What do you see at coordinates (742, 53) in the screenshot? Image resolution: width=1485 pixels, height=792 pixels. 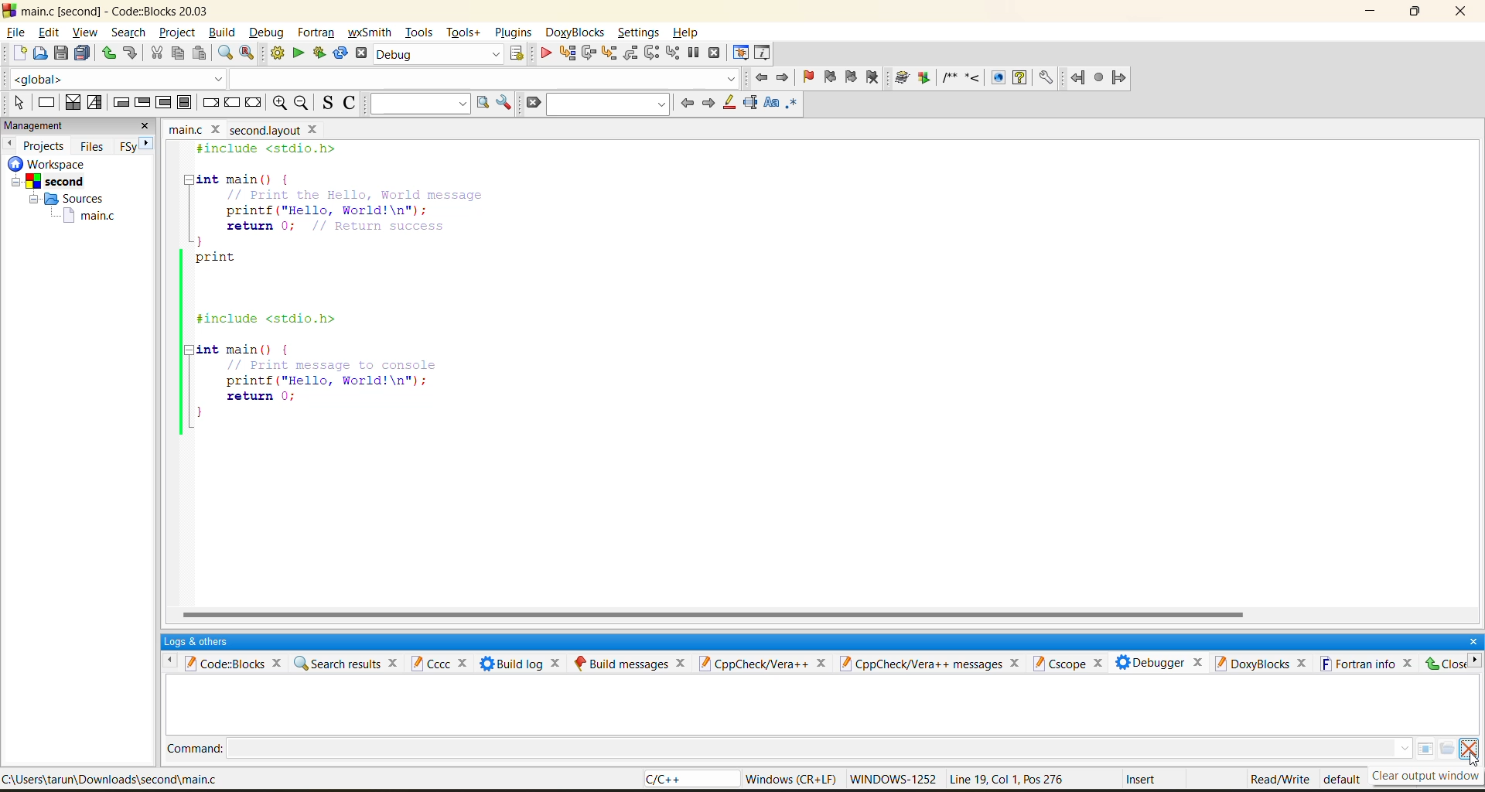 I see `debugging windows` at bounding box center [742, 53].